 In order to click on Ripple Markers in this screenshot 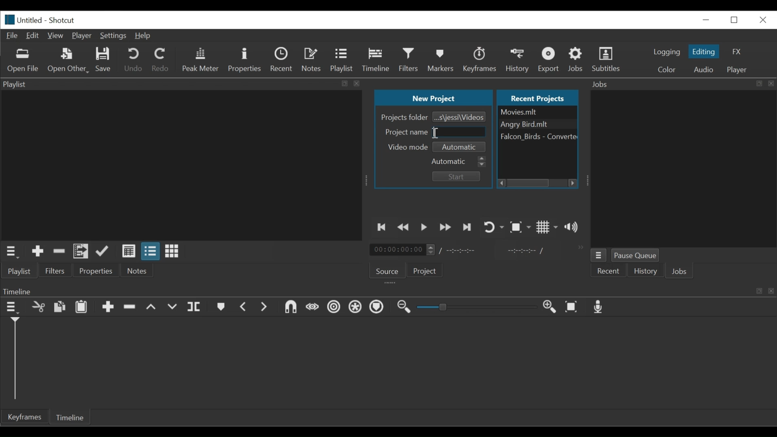, I will do `click(378, 308)`.